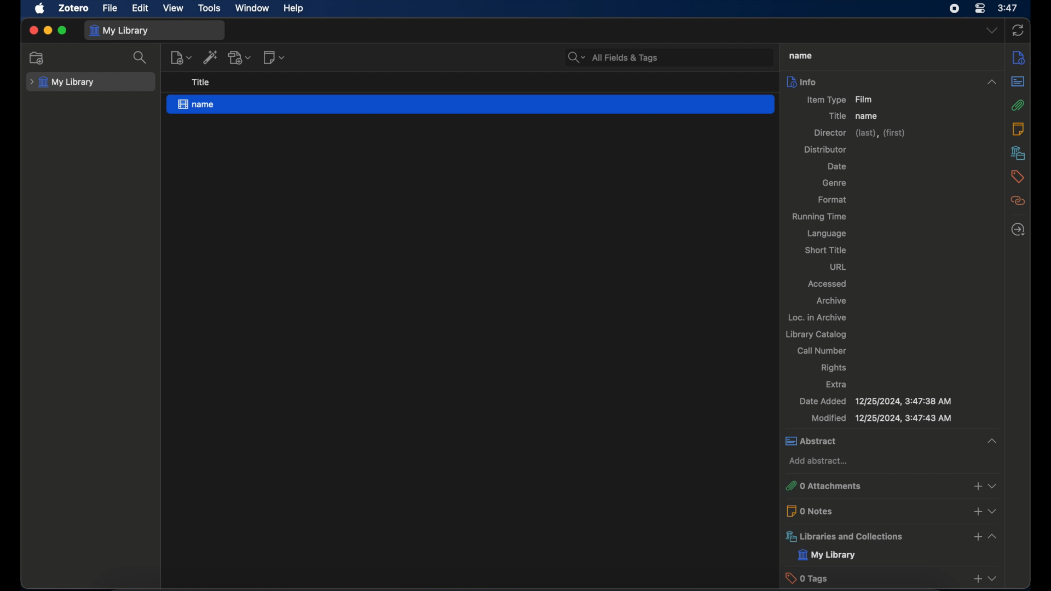 The height and width of the screenshot is (591, 1051). Describe the element at coordinates (1021, 58) in the screenshot. I see `info` at that location.